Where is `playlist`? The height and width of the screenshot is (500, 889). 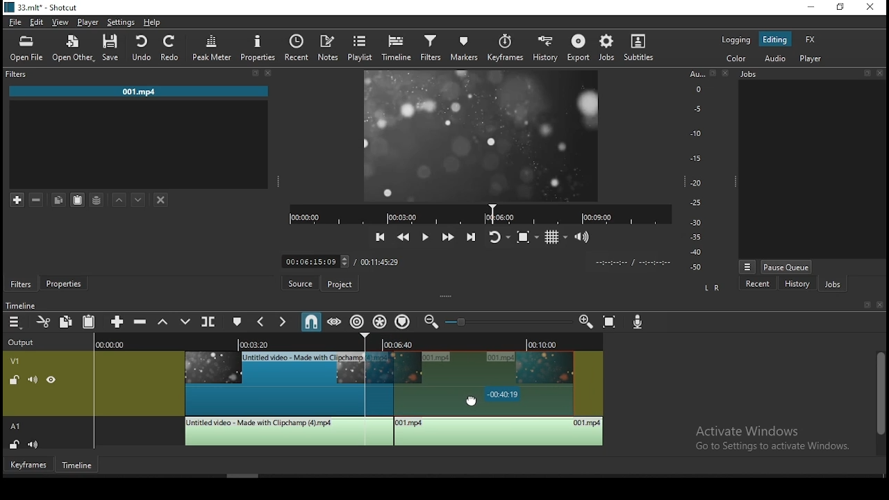
playlist is located at coordinates (359, 47).